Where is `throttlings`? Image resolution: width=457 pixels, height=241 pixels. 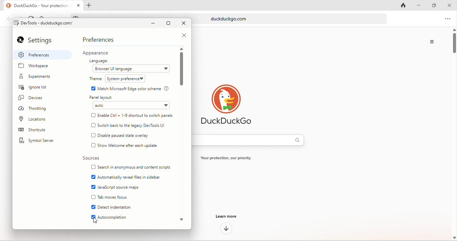 throttlings is located at coordinates (36, 109).